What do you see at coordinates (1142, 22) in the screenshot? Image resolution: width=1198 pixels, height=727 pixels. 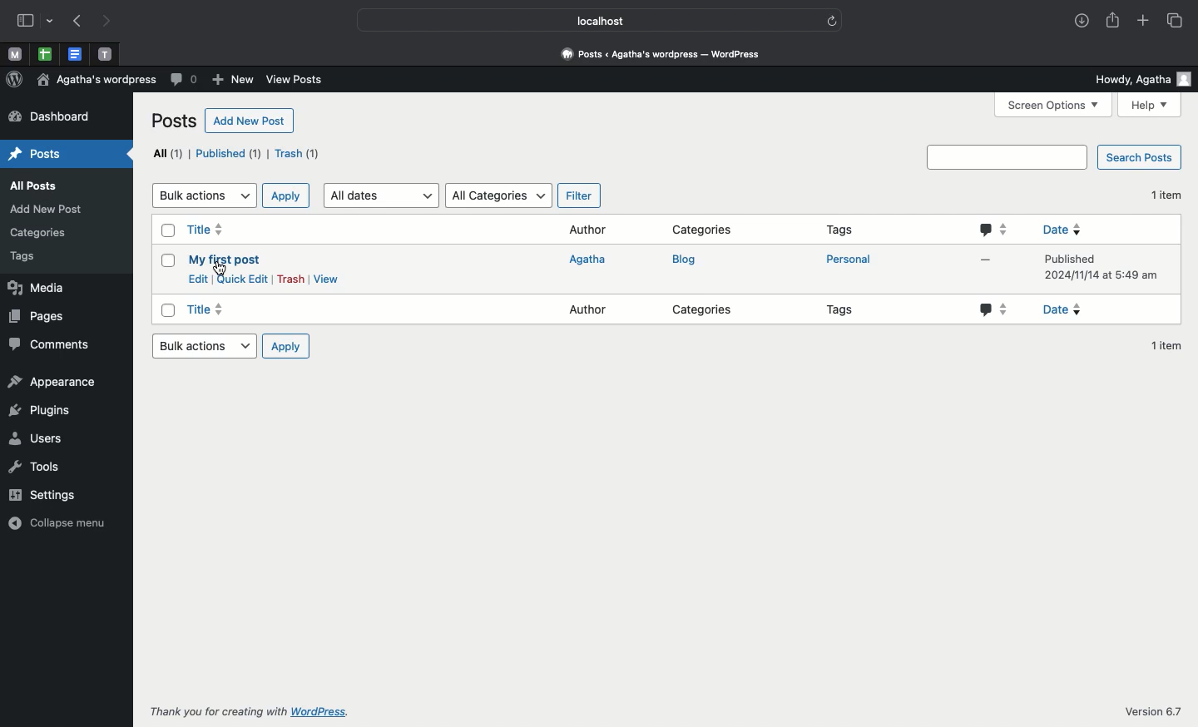 I see `Add new tab` at bounding box center [1142, 22].